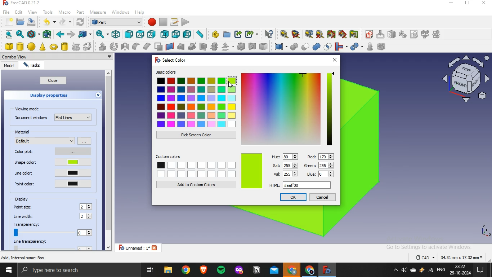 The image size is (492, 277). What do you see at coordinates (317, 47) in the screenshot?
I see `union` at bounding box center [317, 47].